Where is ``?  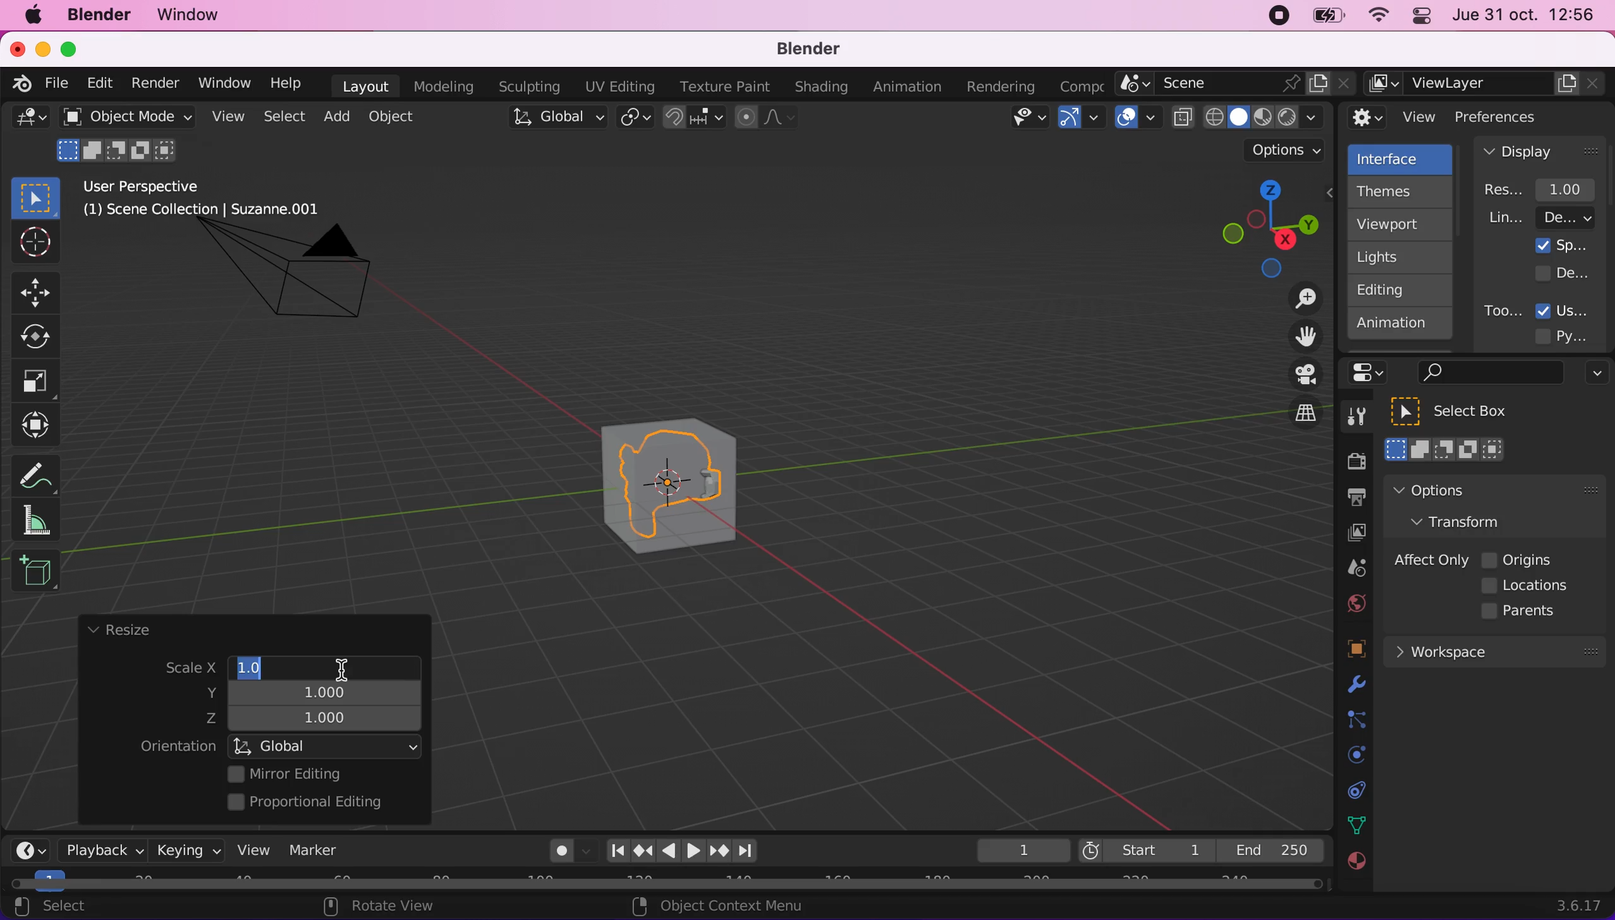
 is located at coordinates (42, 337).